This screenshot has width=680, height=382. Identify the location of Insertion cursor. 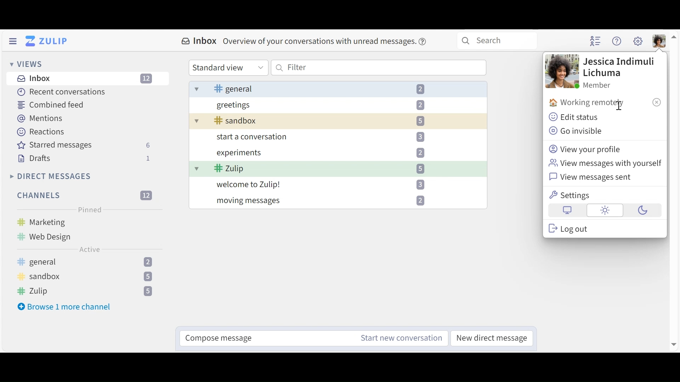
(618, 106).